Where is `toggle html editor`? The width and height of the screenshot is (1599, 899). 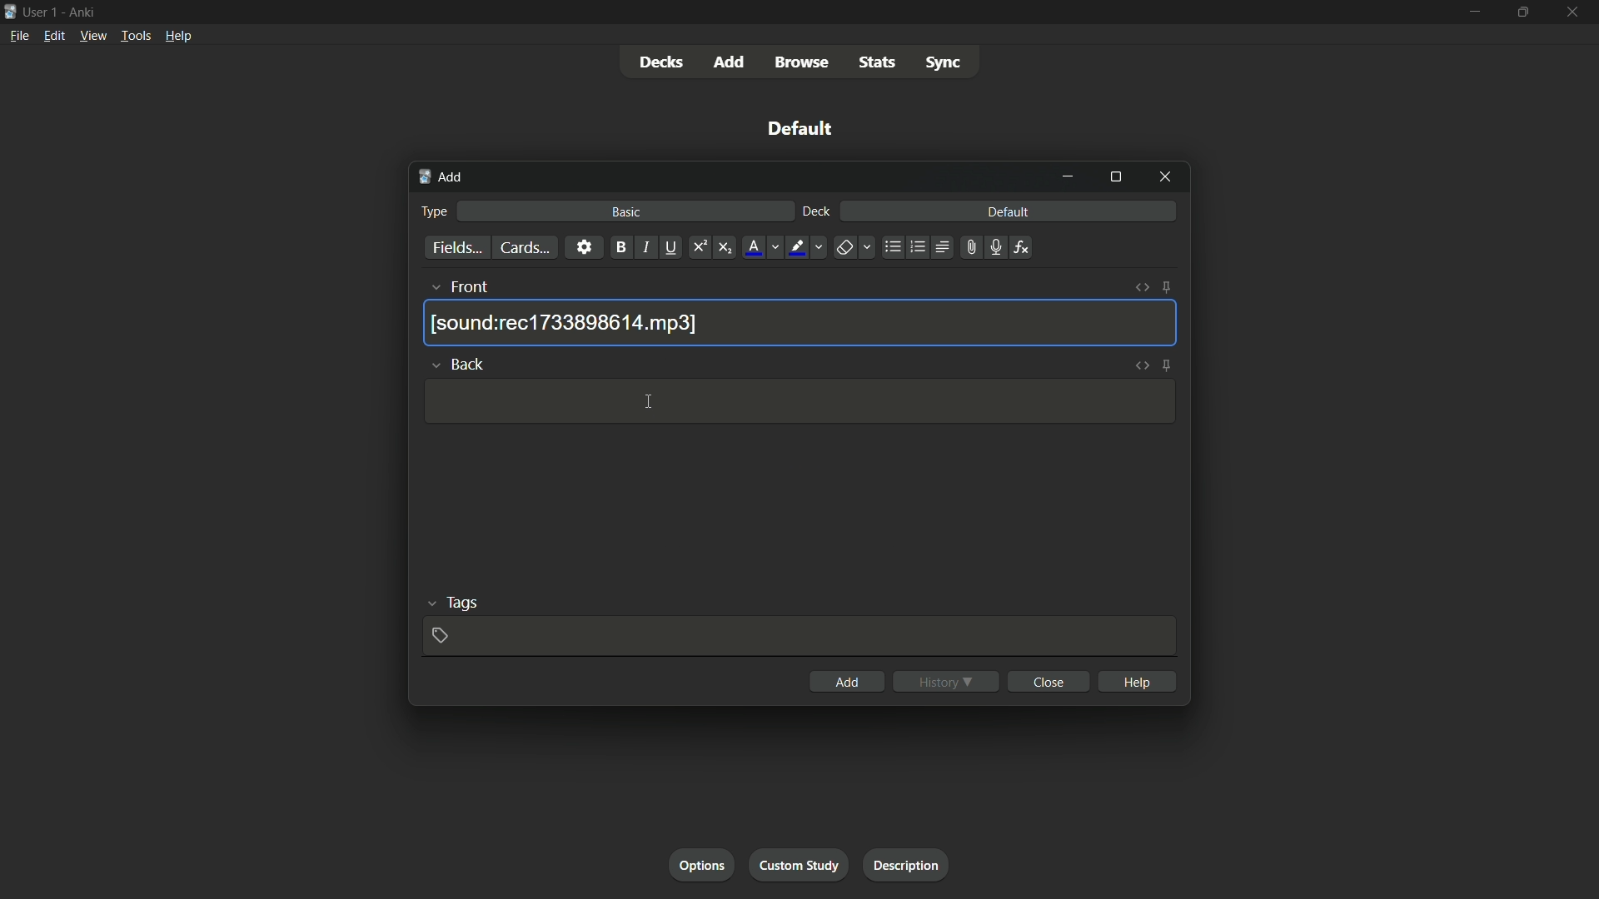
toggle html editor is located at coordinates (1142, 366).